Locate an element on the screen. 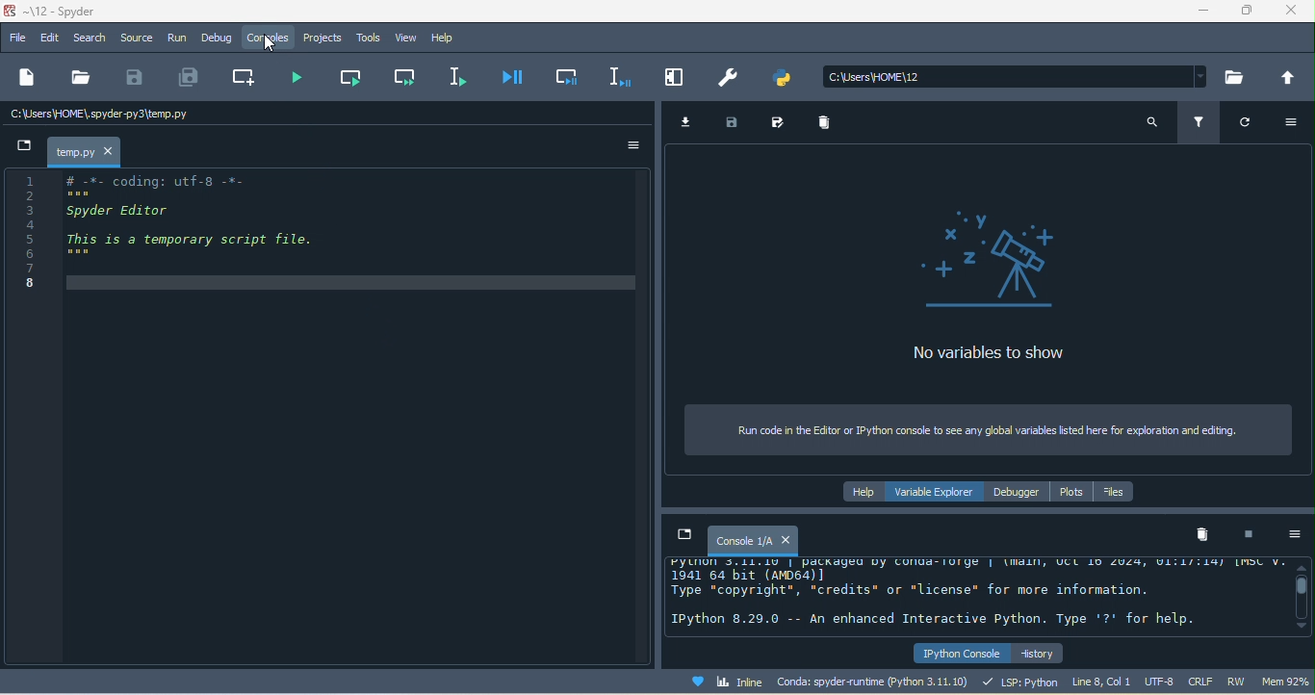  variable explorer is located at coordinates (939, 493).